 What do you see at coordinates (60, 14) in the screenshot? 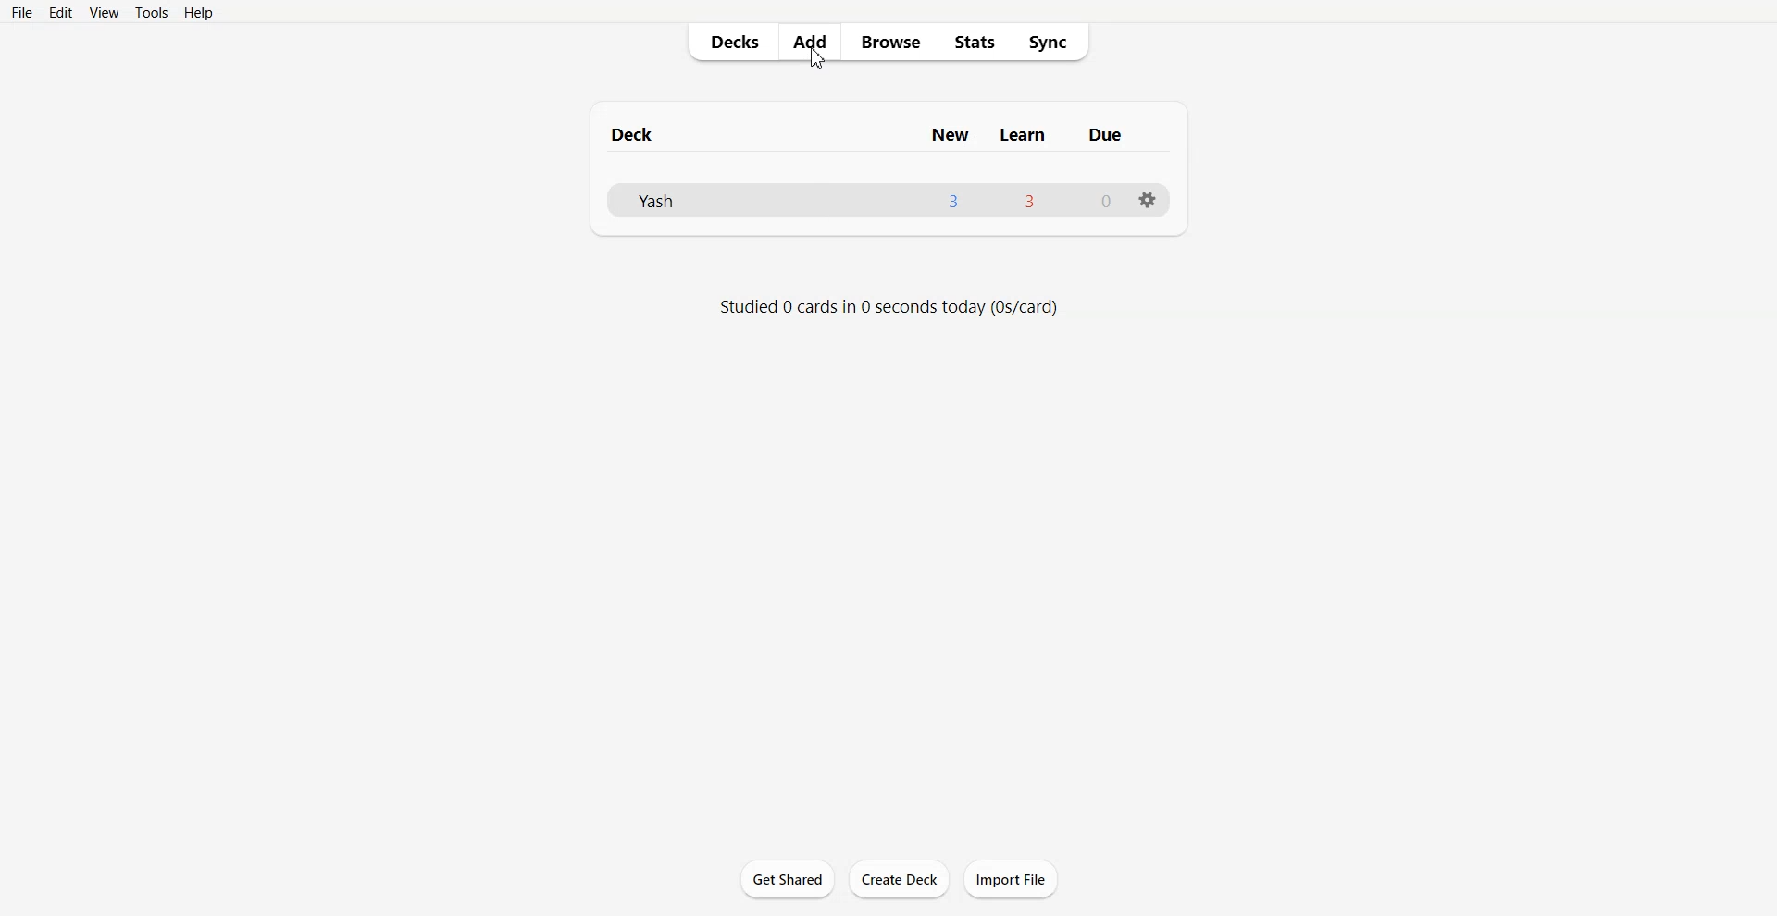
I see `Edit` at bounding box center [60, 14].